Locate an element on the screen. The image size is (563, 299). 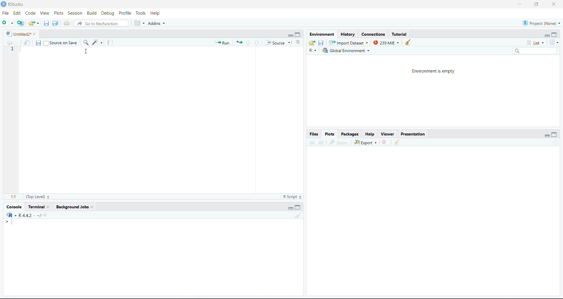
Maximize is located at coordinates (299, 207).